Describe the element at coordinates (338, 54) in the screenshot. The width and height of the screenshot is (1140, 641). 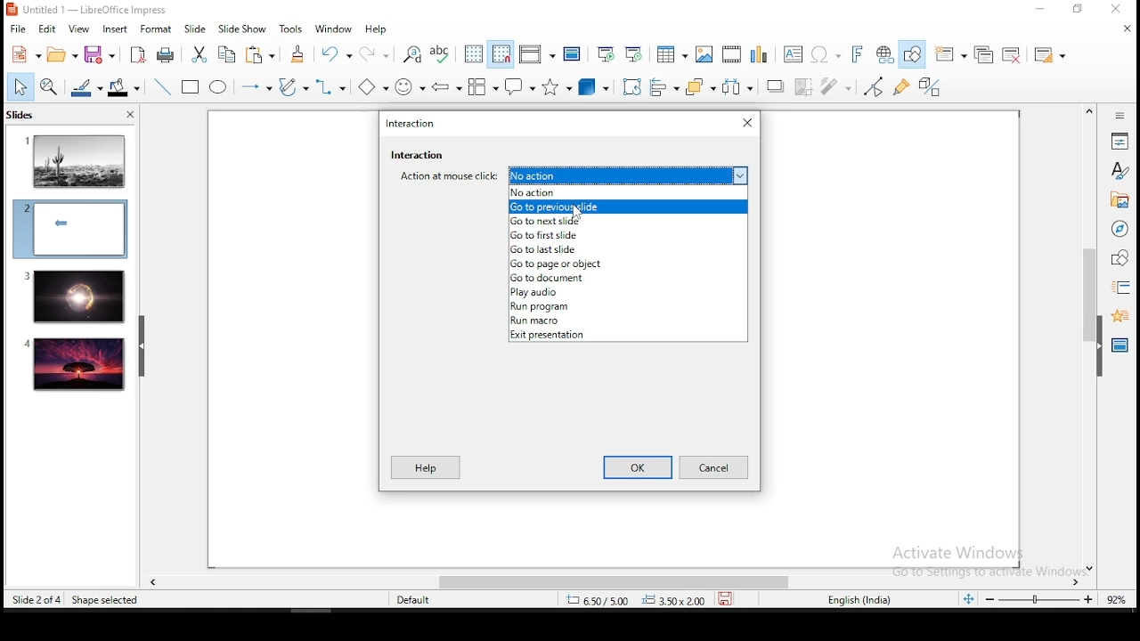
I see `undo` at that location.